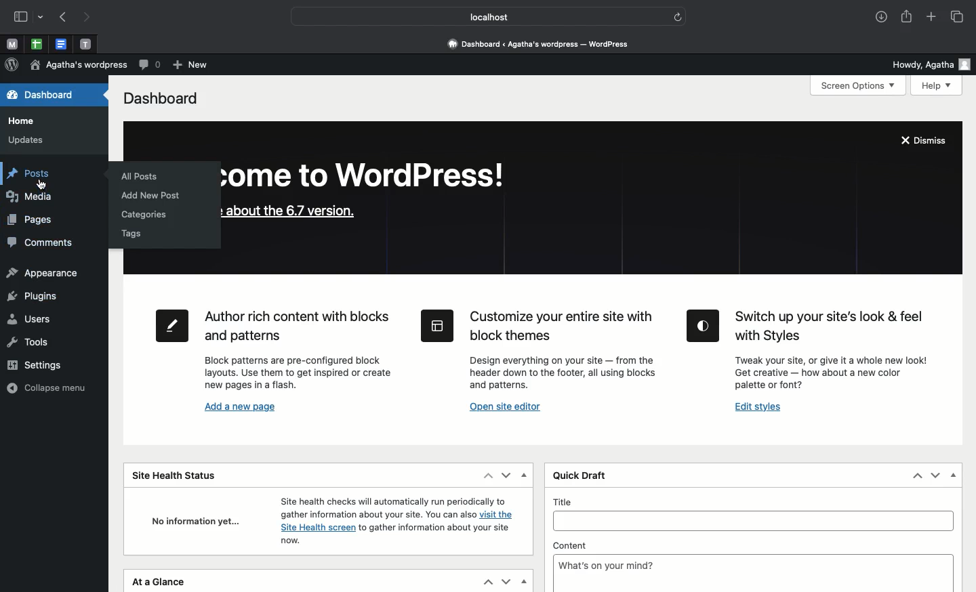 The width and height of the screenshot is (976, 592). I want to click on Tools, so click(30, 341).